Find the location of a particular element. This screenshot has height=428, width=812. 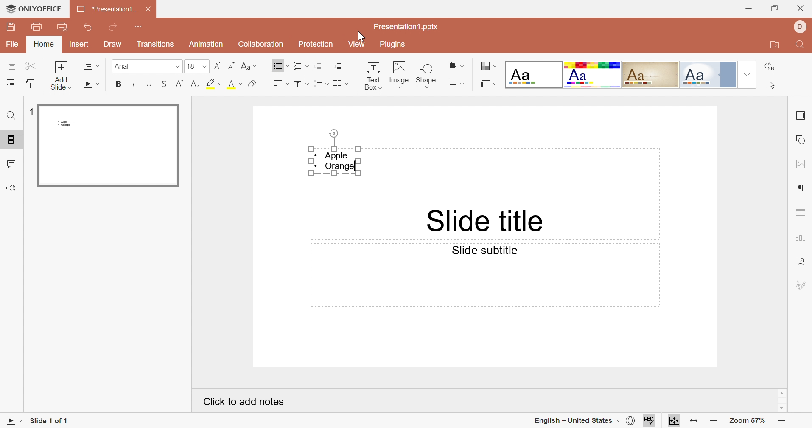

English - United States is located at coordinates (573, 420).